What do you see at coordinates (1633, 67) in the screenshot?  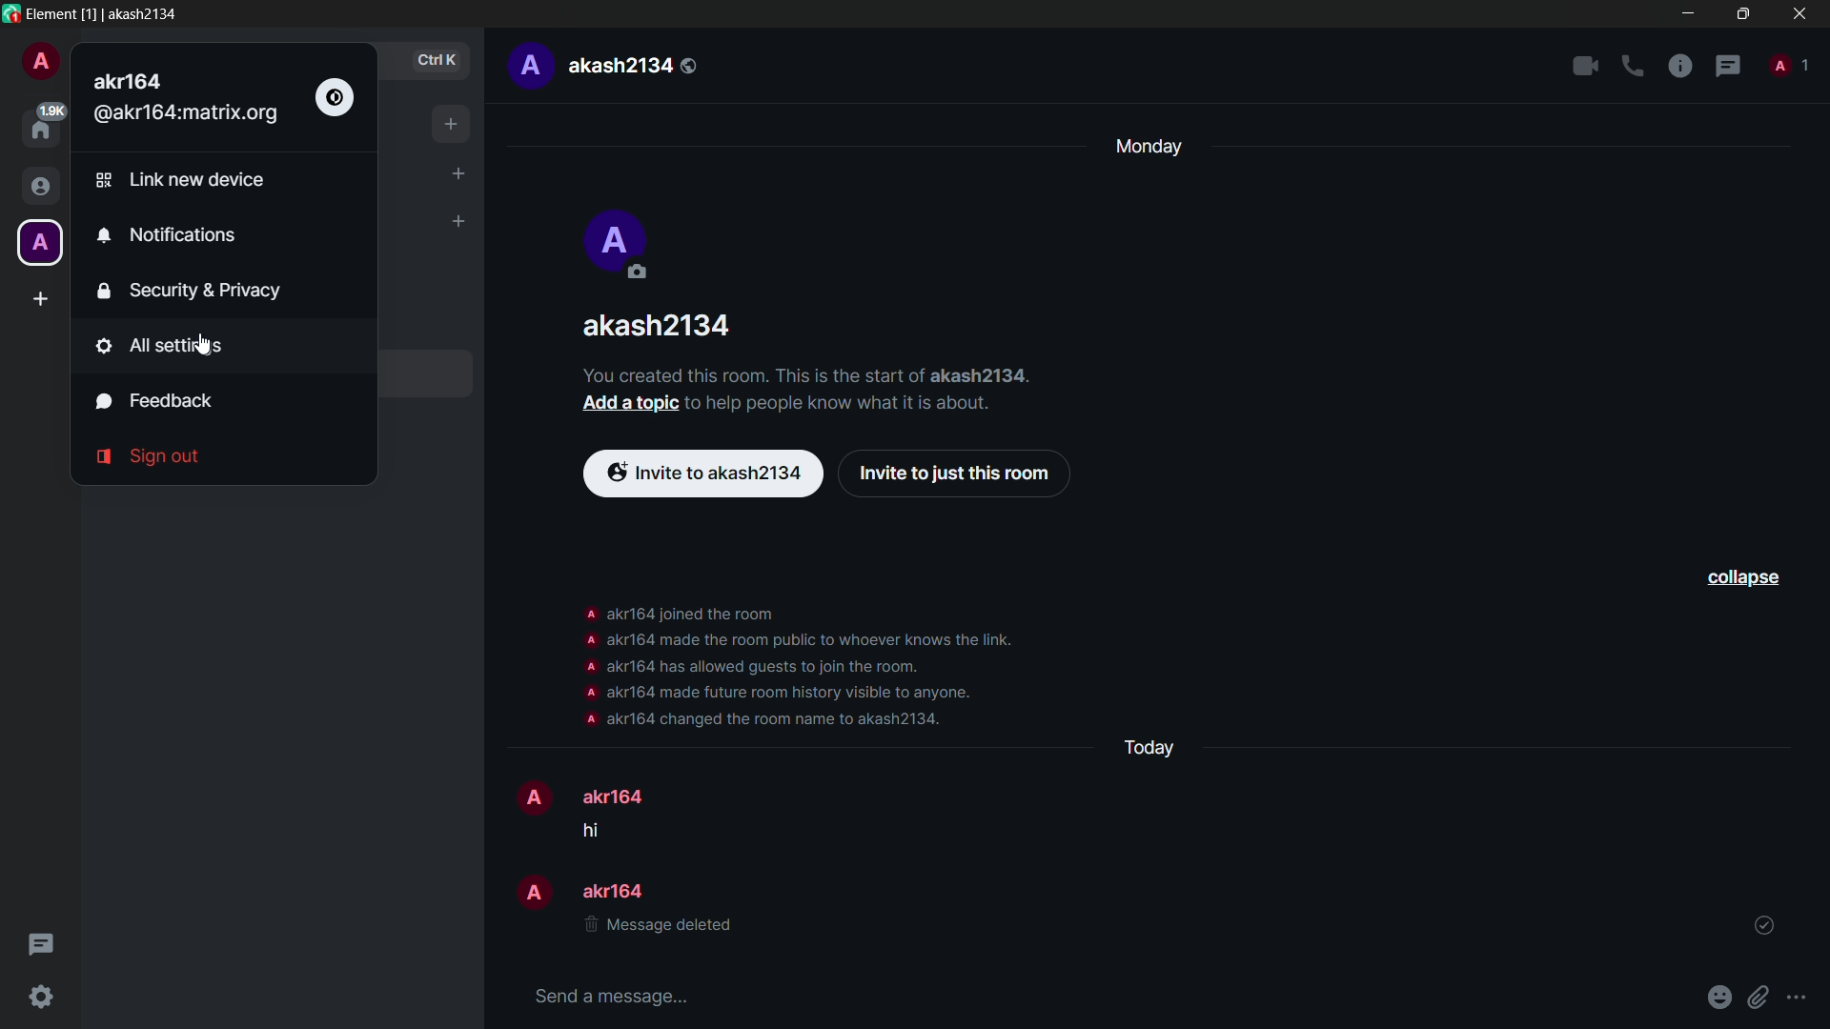 I see `add voice call` at bounding box center [1633, 67].